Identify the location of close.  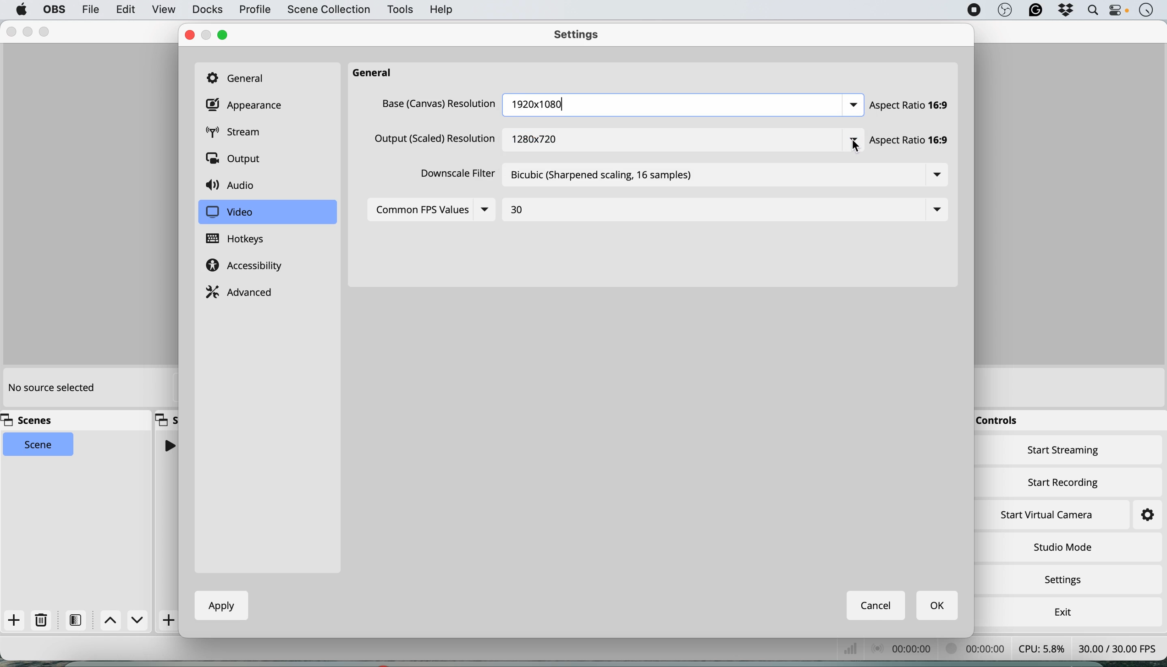
(11, 32).